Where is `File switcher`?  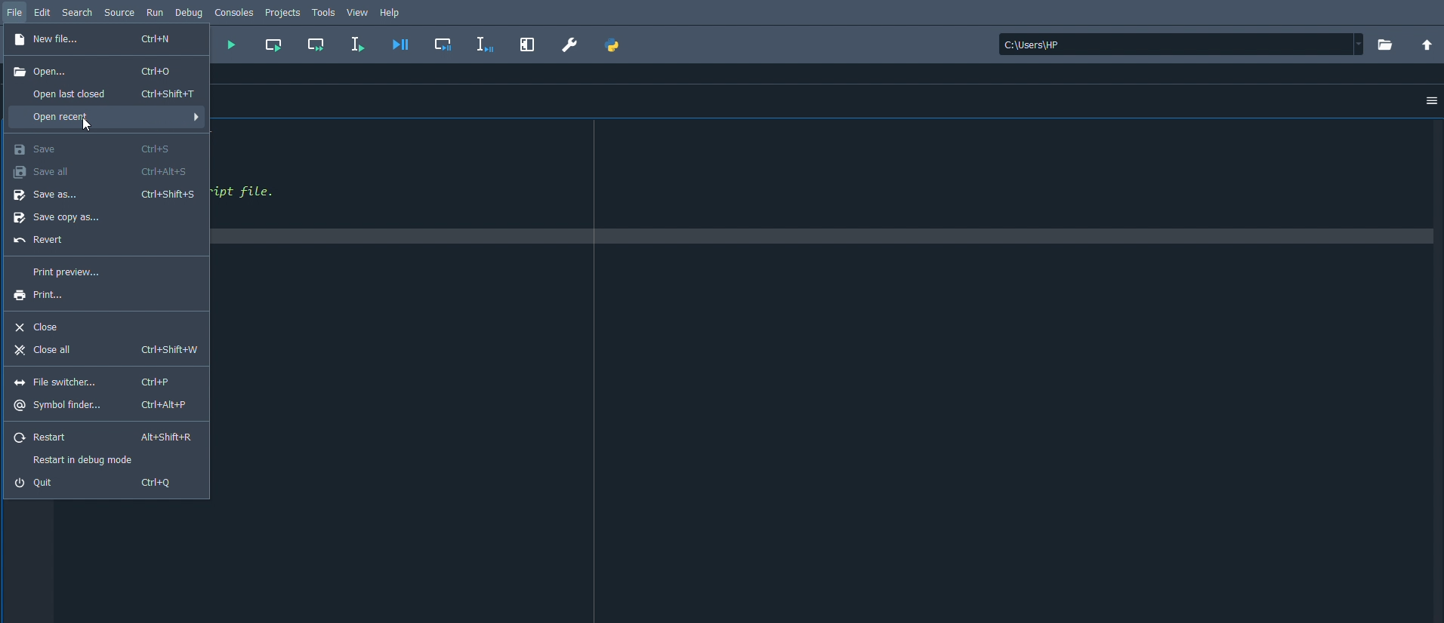 File switcher is located at coordinates (91, 382).